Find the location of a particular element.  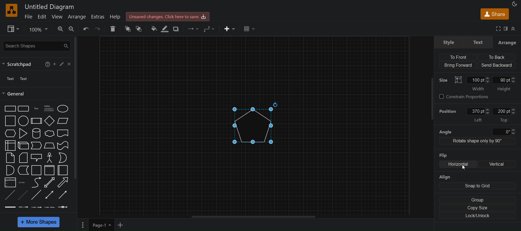

Text 2 is located at coordinates (24, 79).